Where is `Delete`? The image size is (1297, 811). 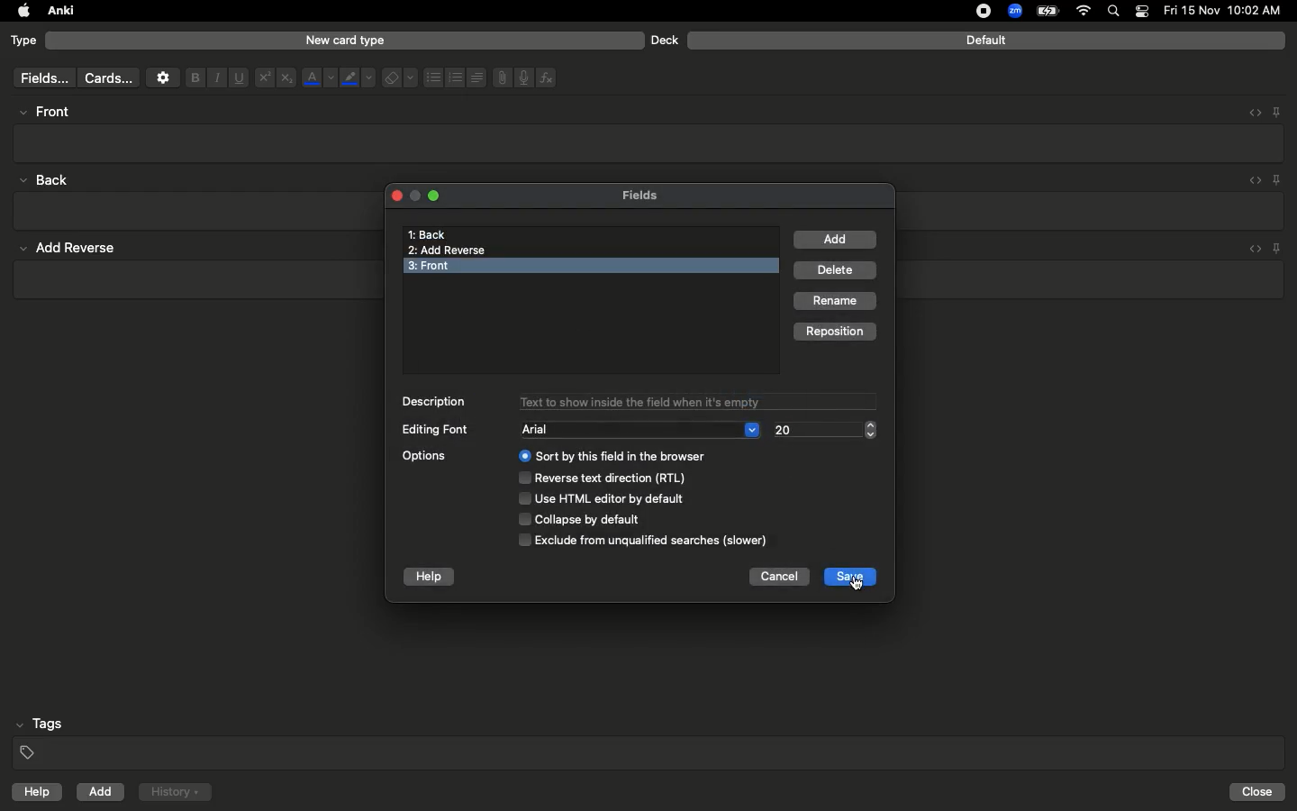 Delete is located at coordinates (838, 271).